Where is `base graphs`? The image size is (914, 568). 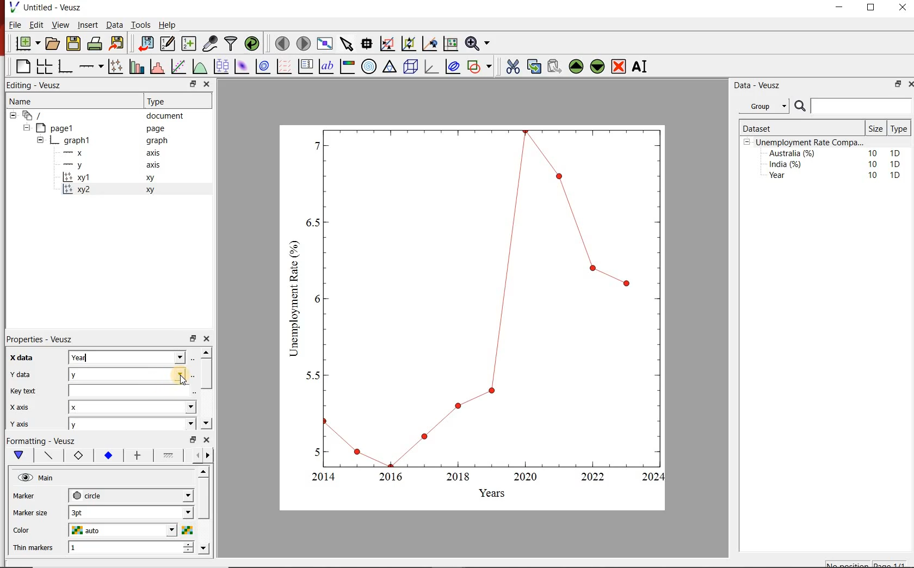 base graphs is located at coordinates (66, 66).